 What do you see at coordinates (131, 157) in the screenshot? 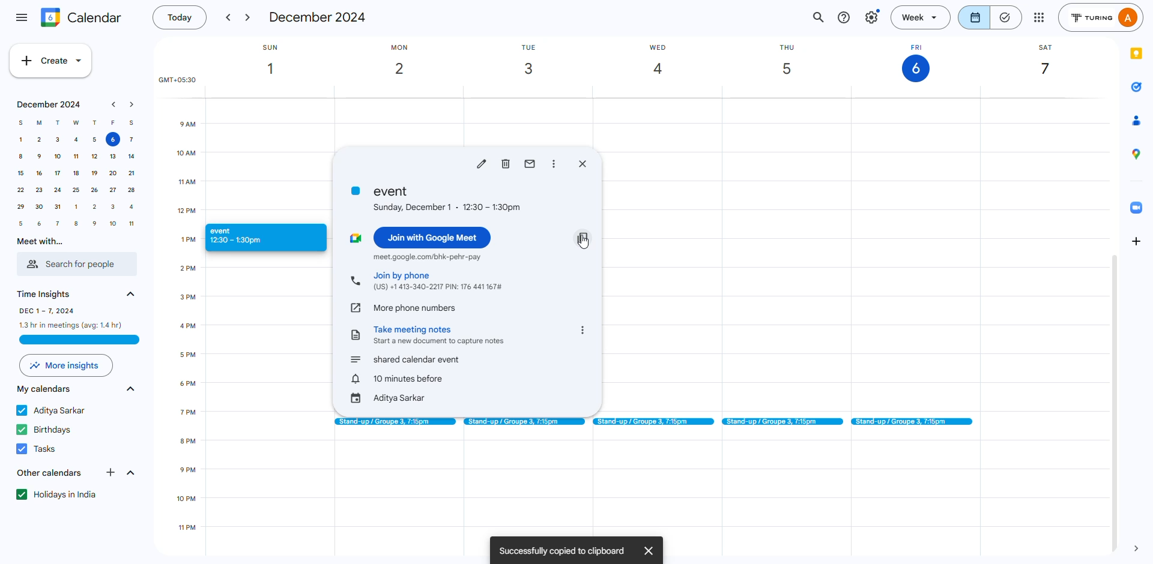
I see ``4` at bounding box center [131, 157].